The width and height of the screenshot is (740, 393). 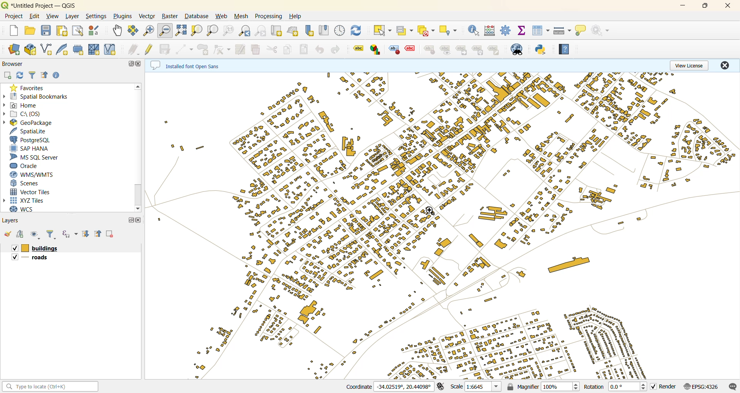 What do you see at coordinates (451, 30) in the screenshot?
I see `select location` at bounding box center [451, 30].